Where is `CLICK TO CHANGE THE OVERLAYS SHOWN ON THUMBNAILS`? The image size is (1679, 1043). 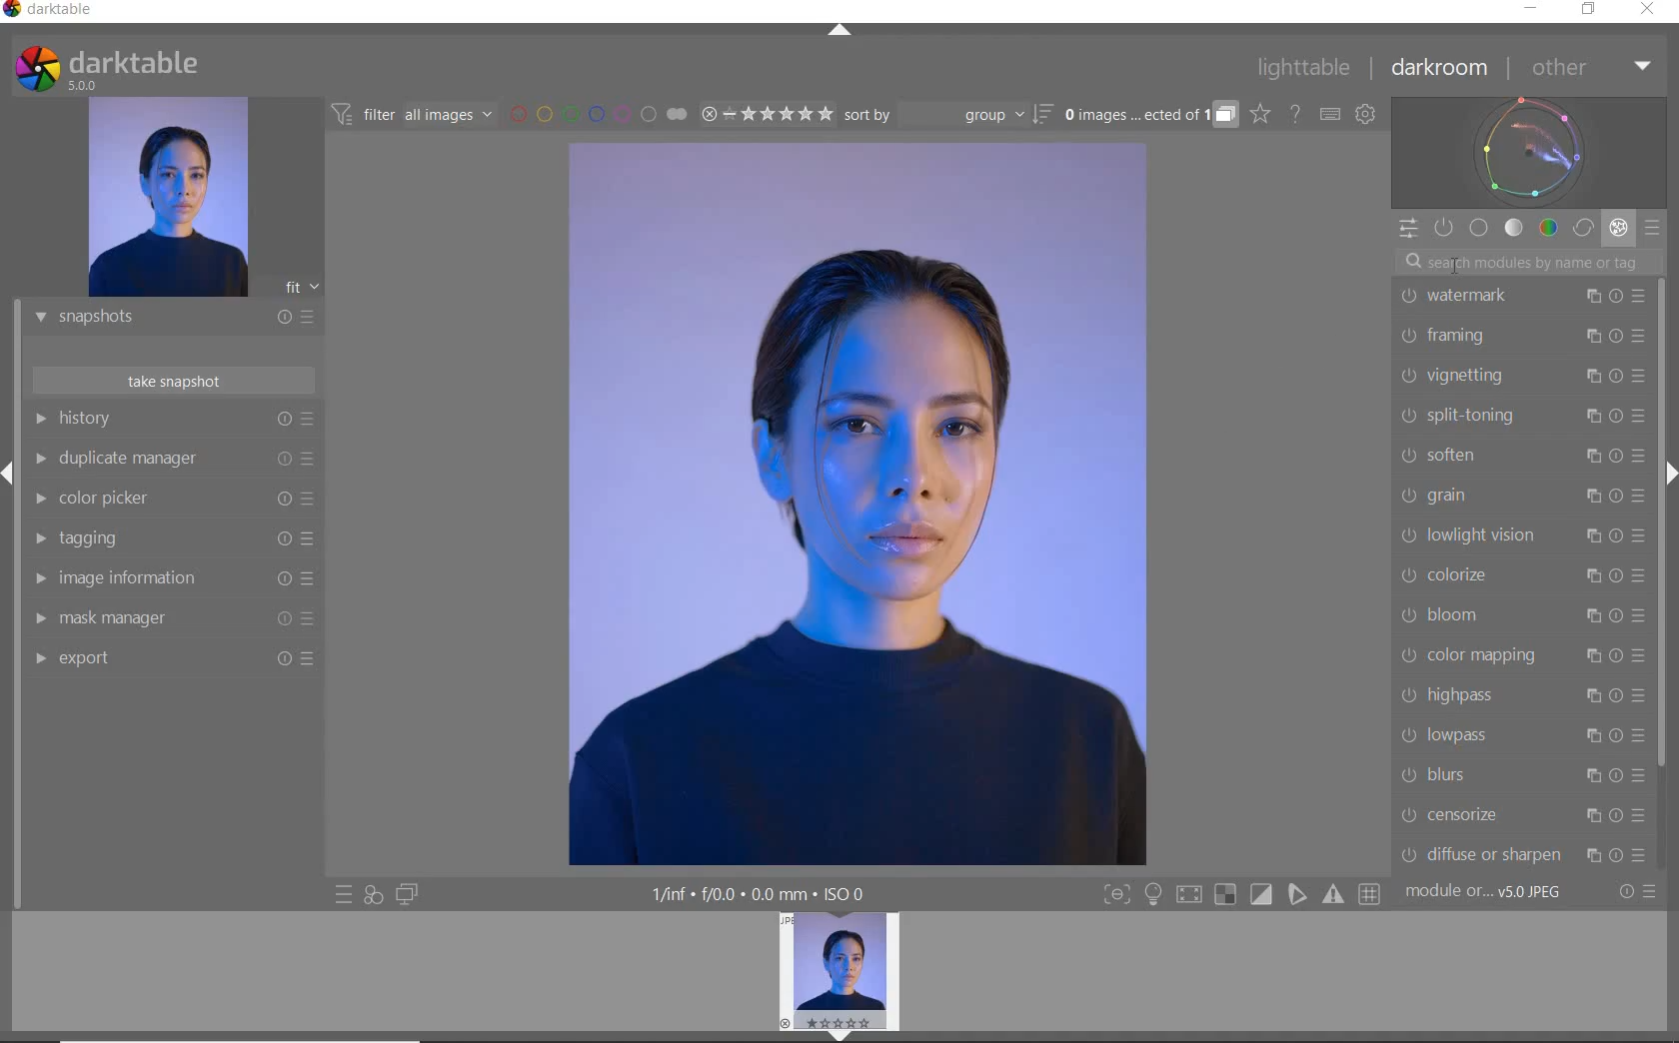
CLICK TO CHANGE THE OVERLAYS SHOWN ON THUMBNAILS is located at coordinates (1260, 114).